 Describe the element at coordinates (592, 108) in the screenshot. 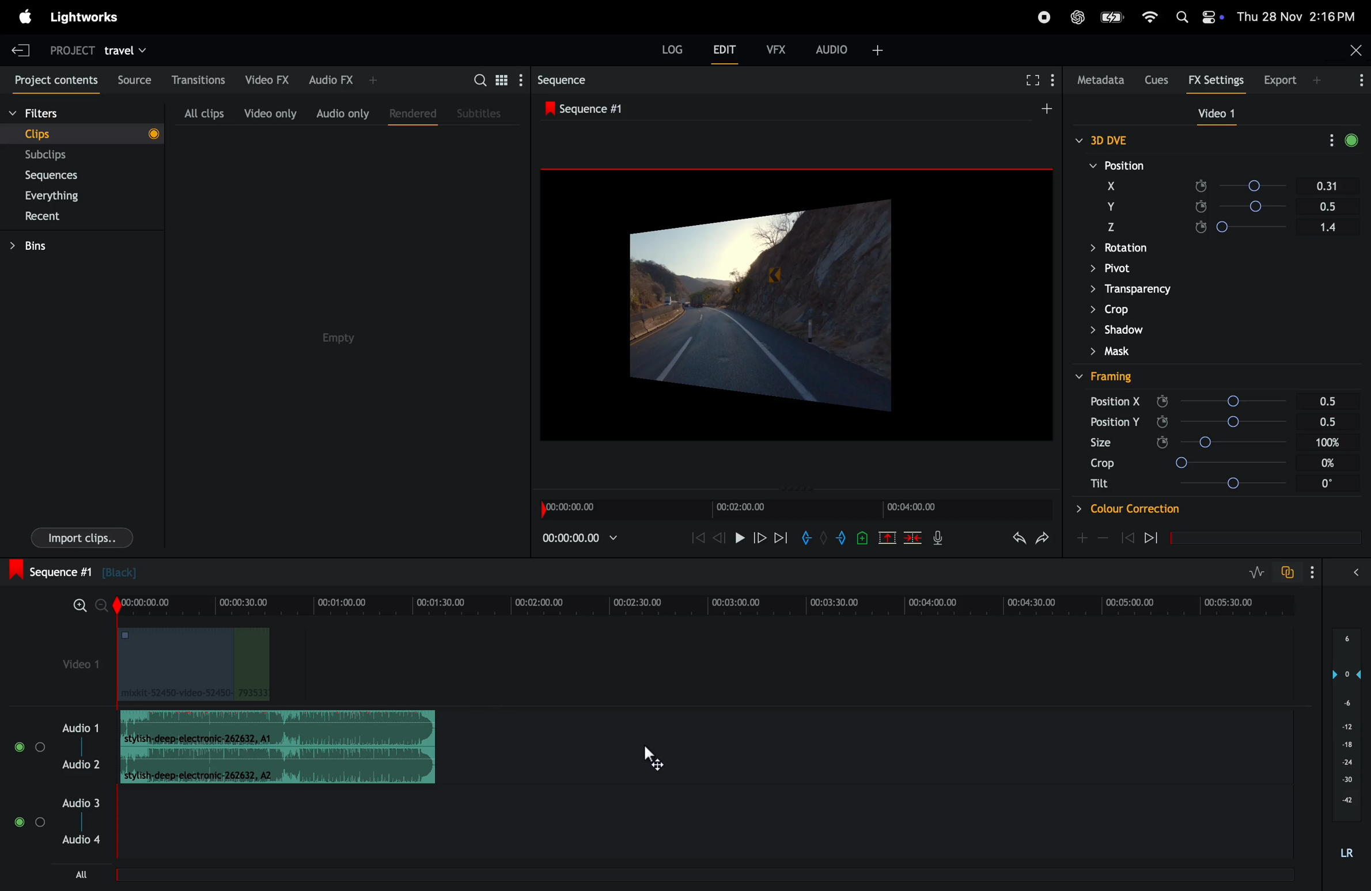

I see `sequence` at that location.